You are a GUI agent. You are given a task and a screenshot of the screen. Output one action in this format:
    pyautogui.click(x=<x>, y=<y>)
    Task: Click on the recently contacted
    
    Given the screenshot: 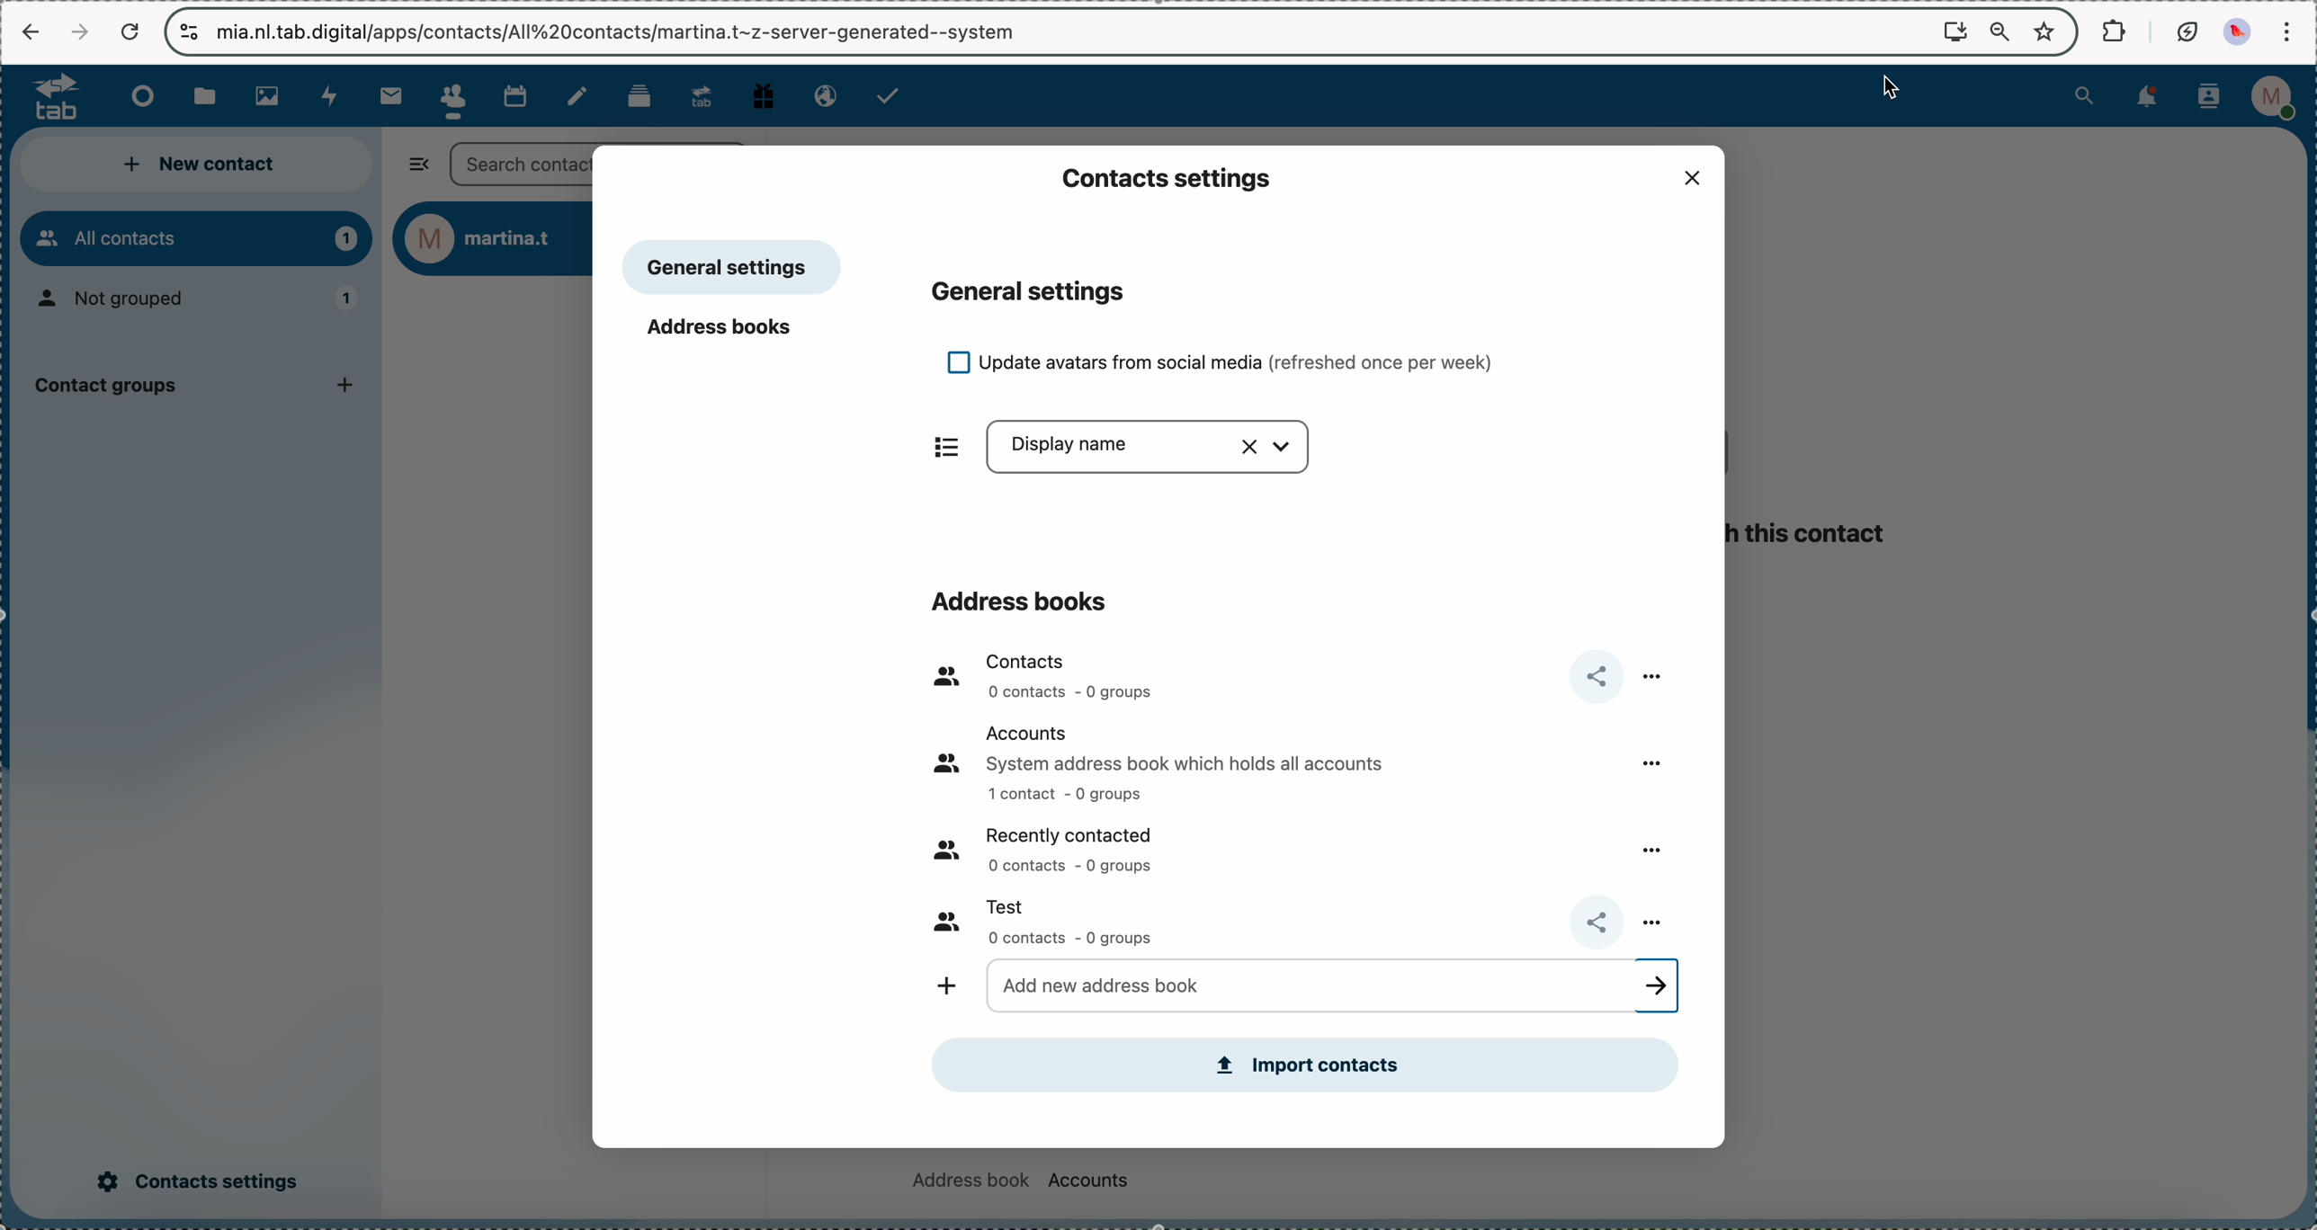 What is the action you would take?
    pyautogui.click(x=1056, y=853)
    